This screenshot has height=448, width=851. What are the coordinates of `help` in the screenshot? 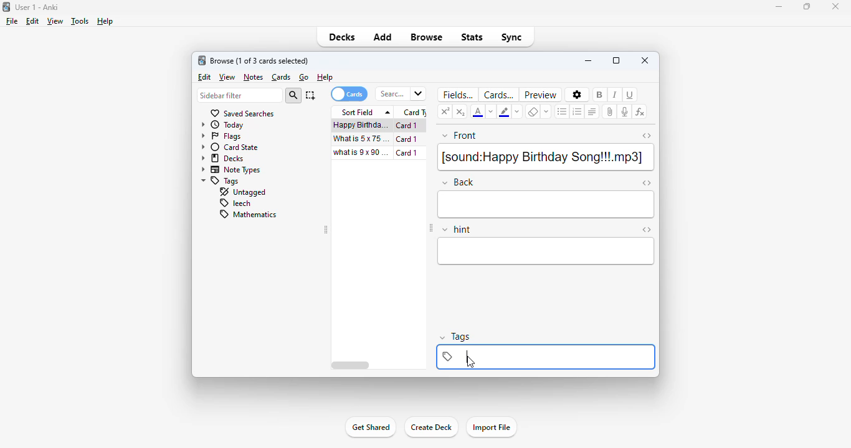 It's located at (105, 21).